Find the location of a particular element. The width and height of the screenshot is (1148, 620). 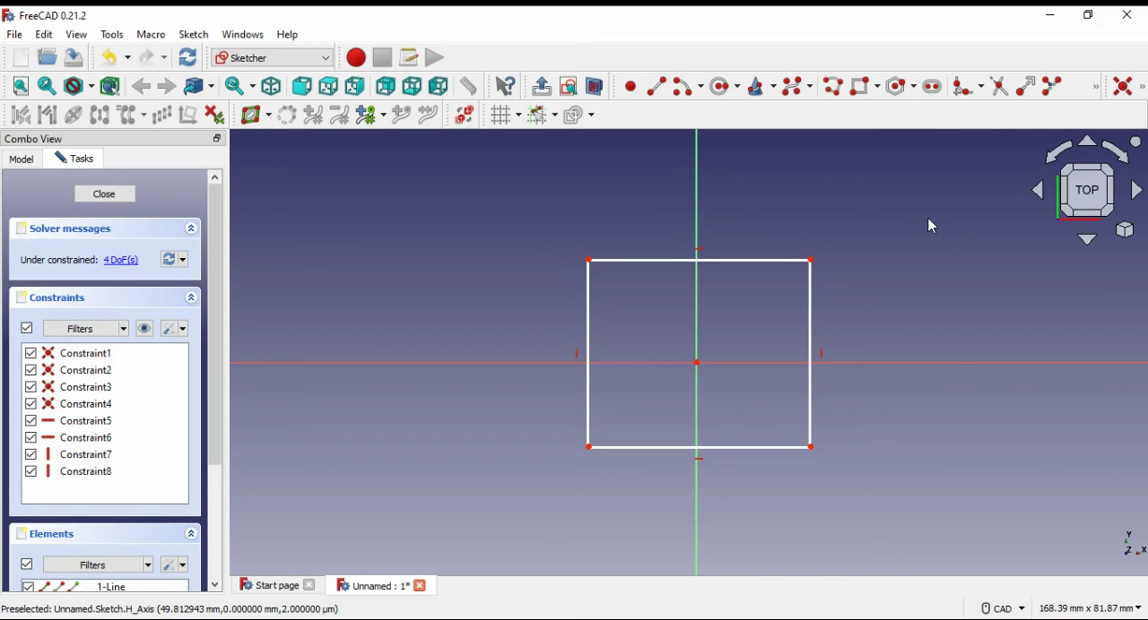

view is located at coordinates (78, 34).